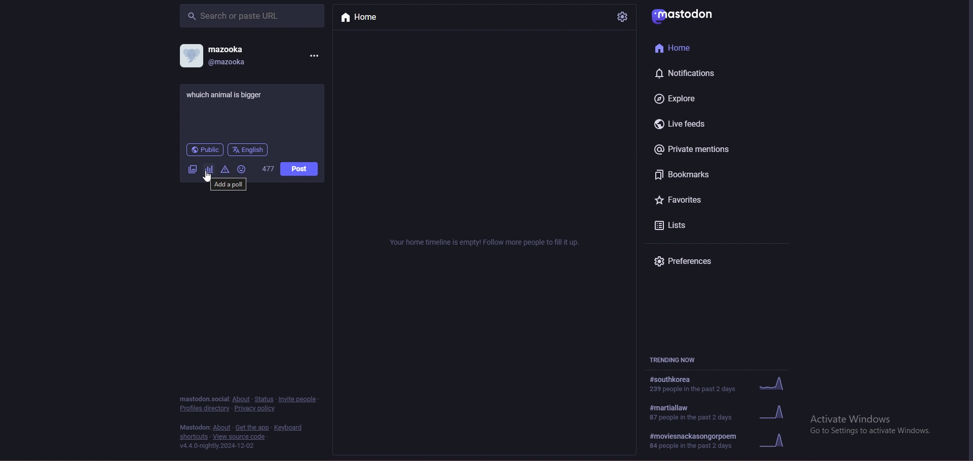 The width and height of the screenshot is (973, 461). I want to click on home, so click(691, 48).